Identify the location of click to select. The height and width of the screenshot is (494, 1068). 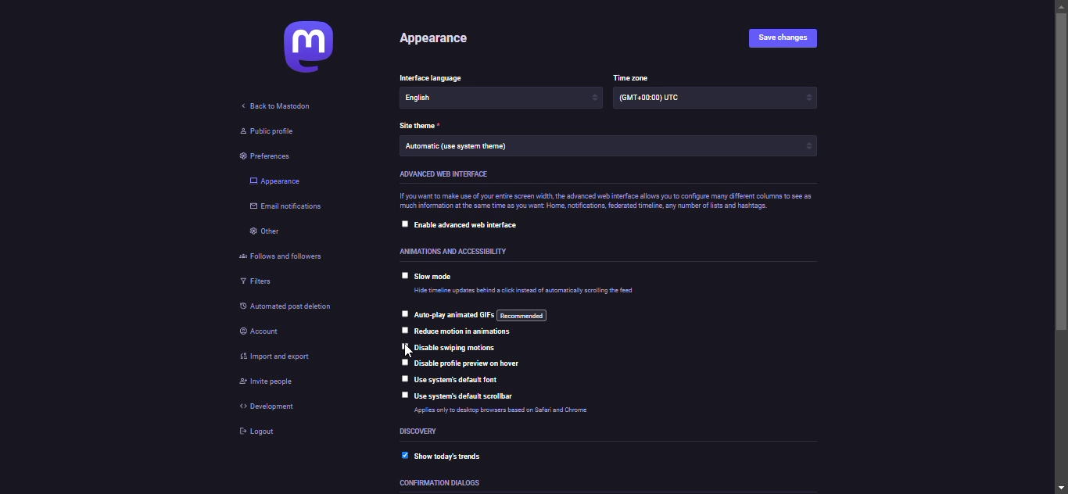
(402, 345).